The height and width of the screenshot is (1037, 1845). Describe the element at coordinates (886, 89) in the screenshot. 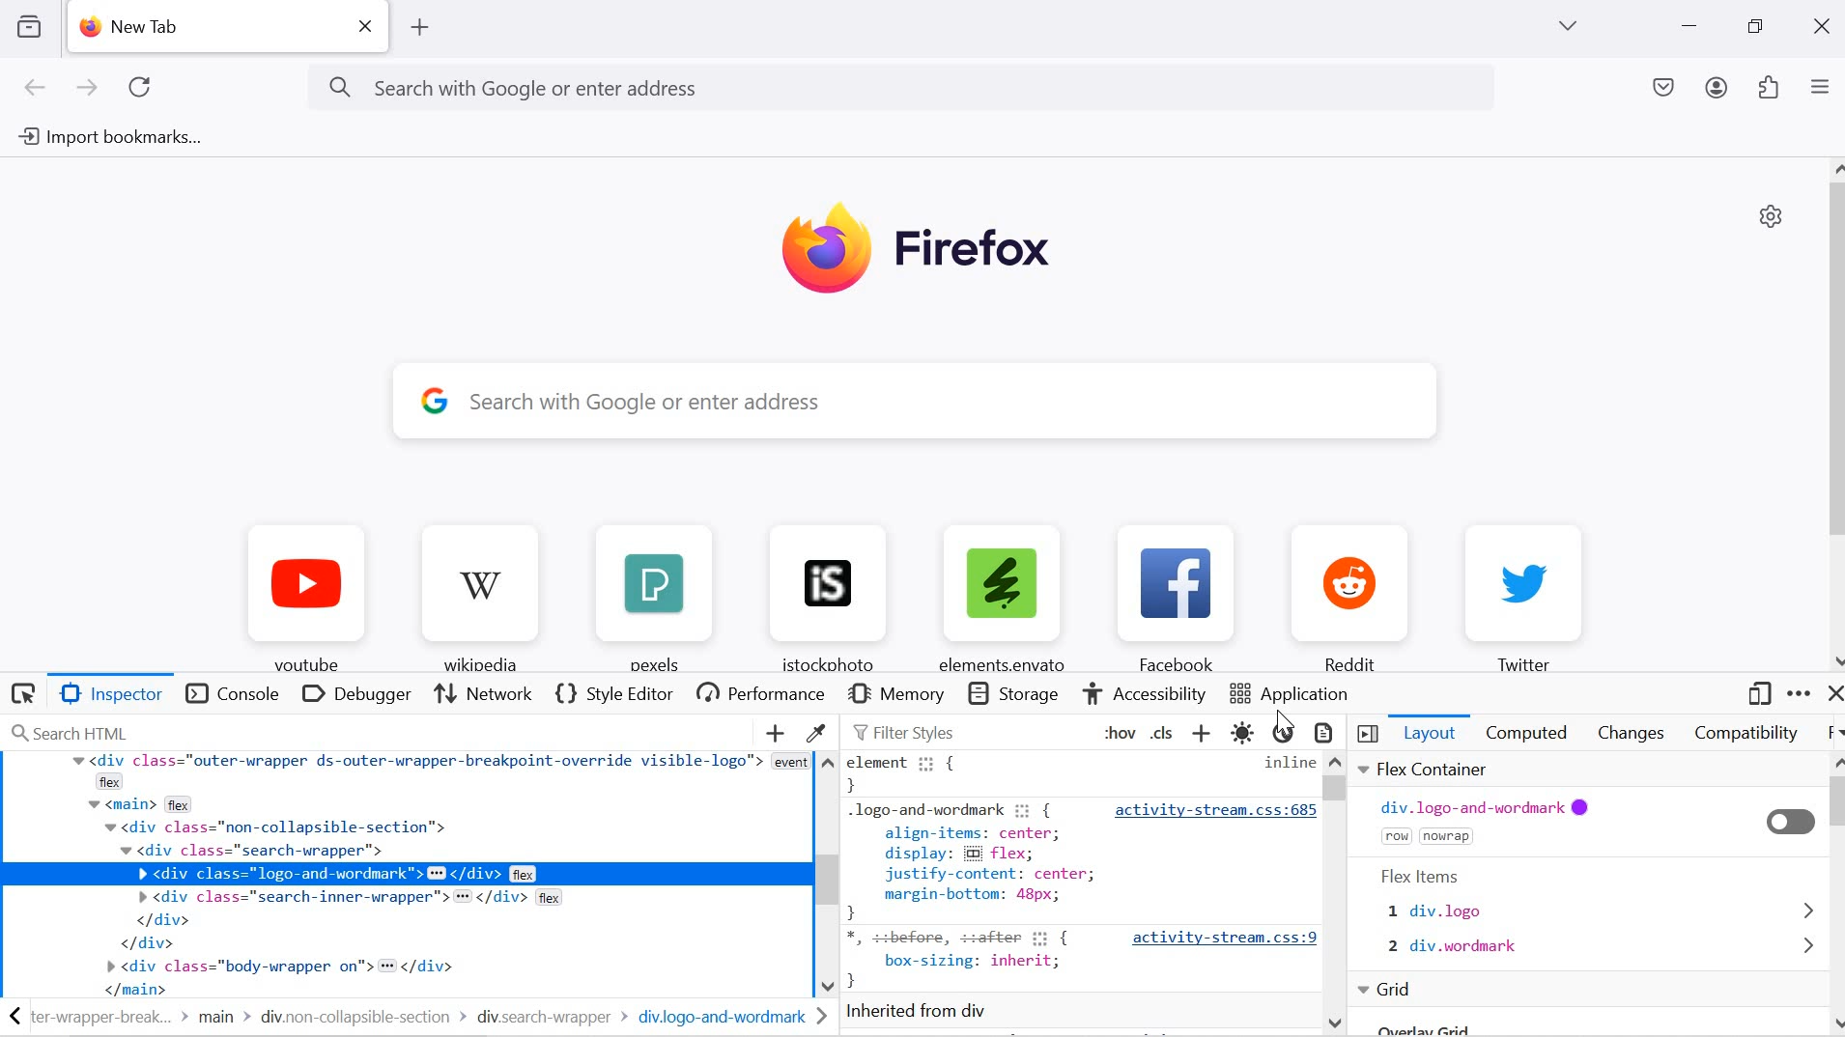

I see ` Search with Google or enter address` at that location.